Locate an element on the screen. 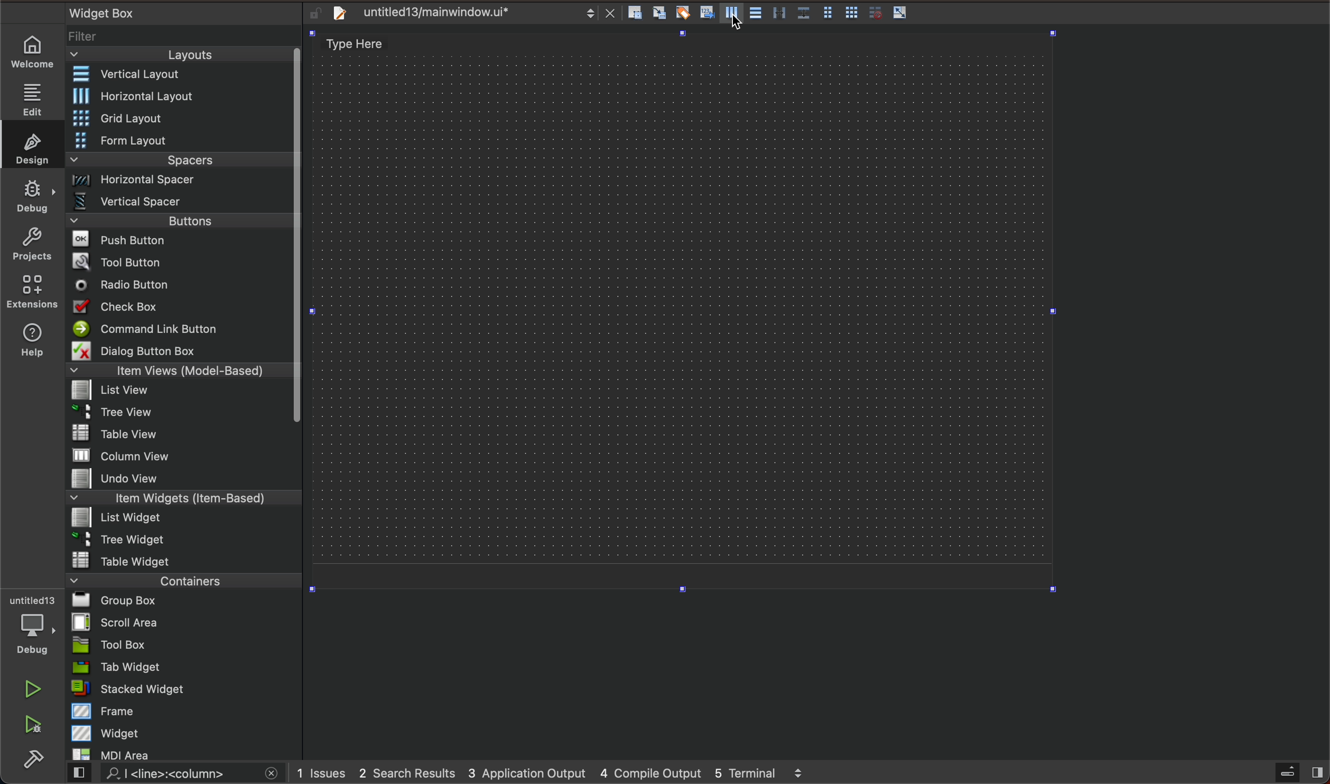 The width and height of the screenshot is (1330, 784). command line button is located at coordinates (179, 328).